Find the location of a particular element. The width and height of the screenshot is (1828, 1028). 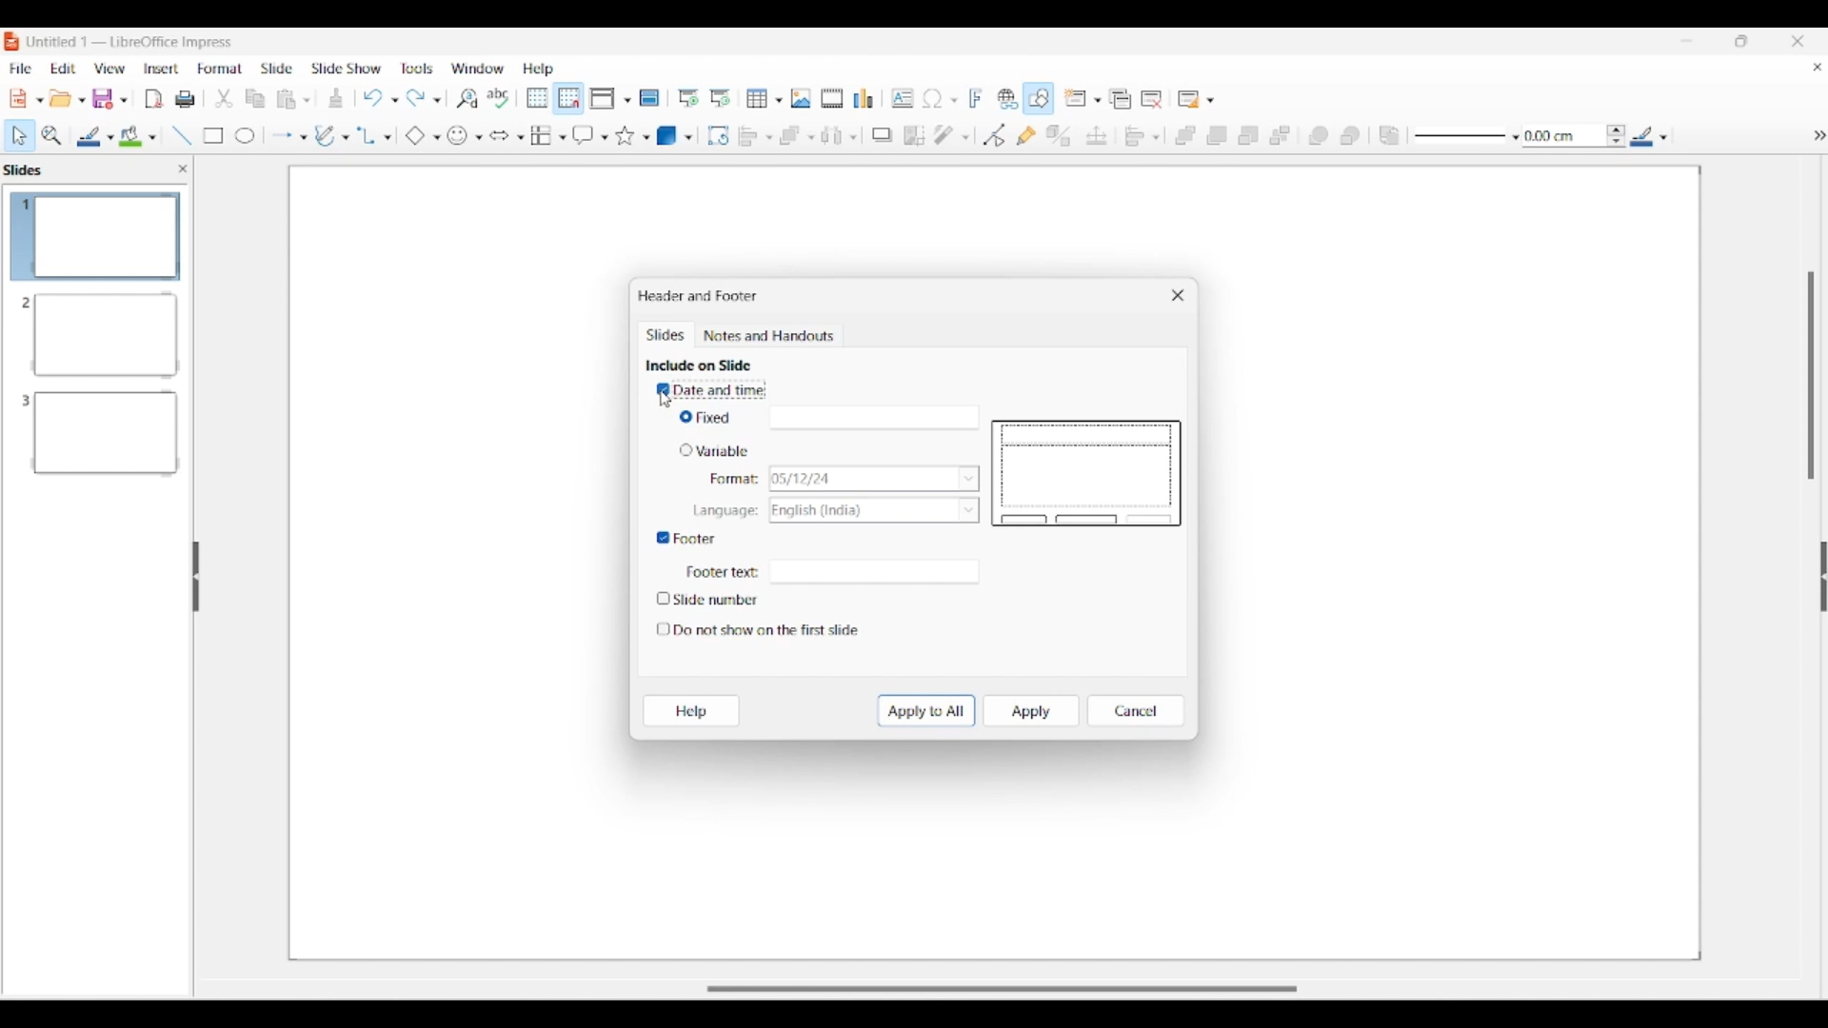

Slides, current tab highlighted is located at coordinates (667, 336).